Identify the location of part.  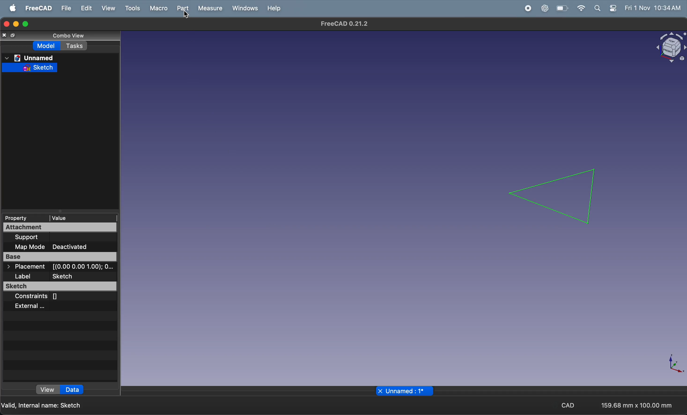
(184, 8).